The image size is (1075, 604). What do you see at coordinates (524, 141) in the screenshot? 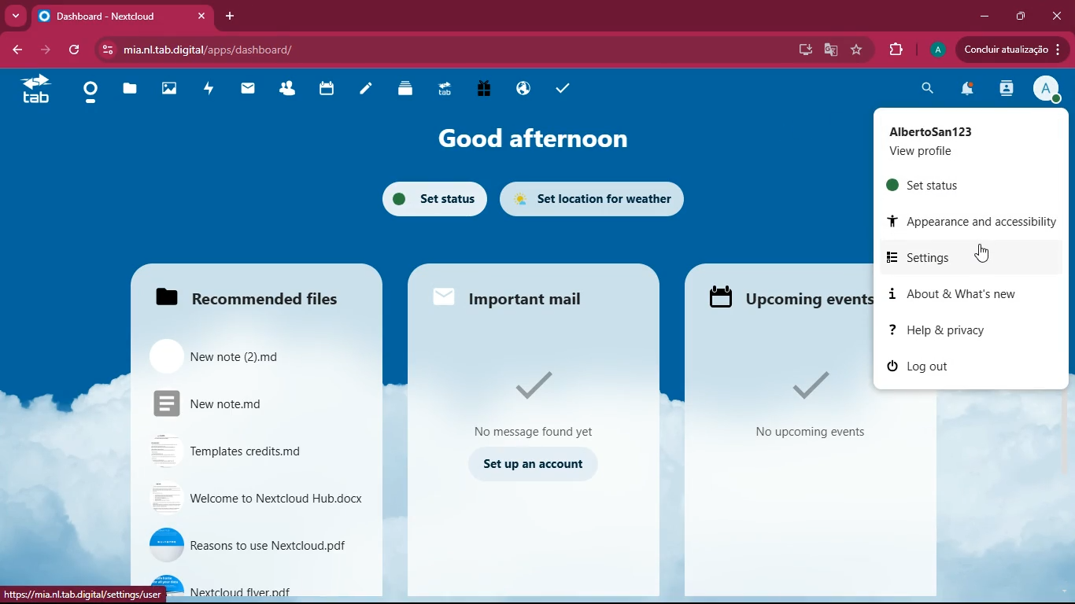
I see `good afternoon` at bounding box center [524, 141].